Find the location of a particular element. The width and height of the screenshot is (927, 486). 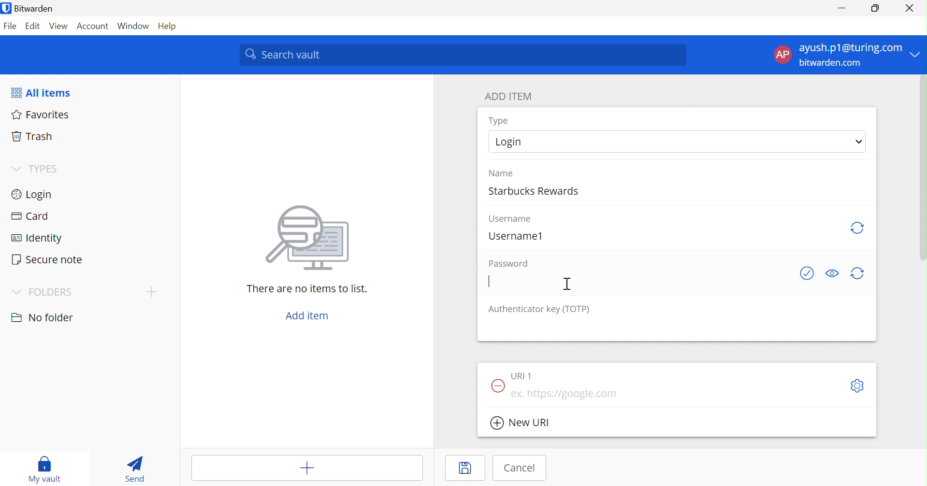

Toggle visibility is located at coordinates (832, 273).